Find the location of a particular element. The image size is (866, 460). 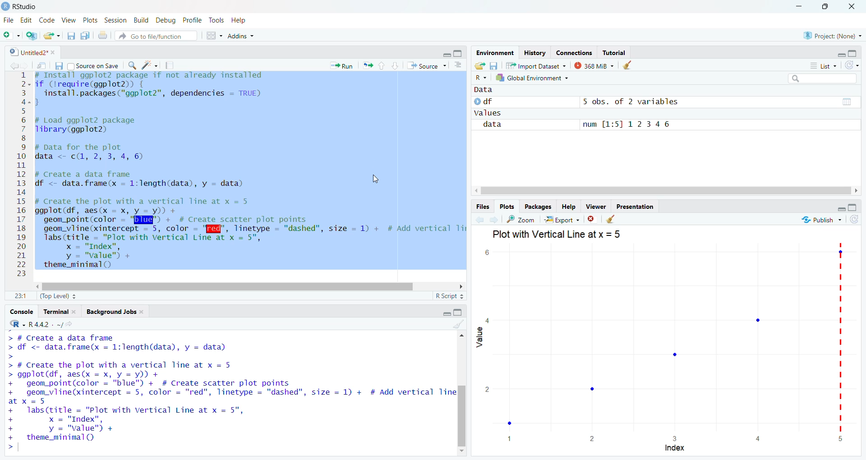

maximise is located at coordinates (854, 207).